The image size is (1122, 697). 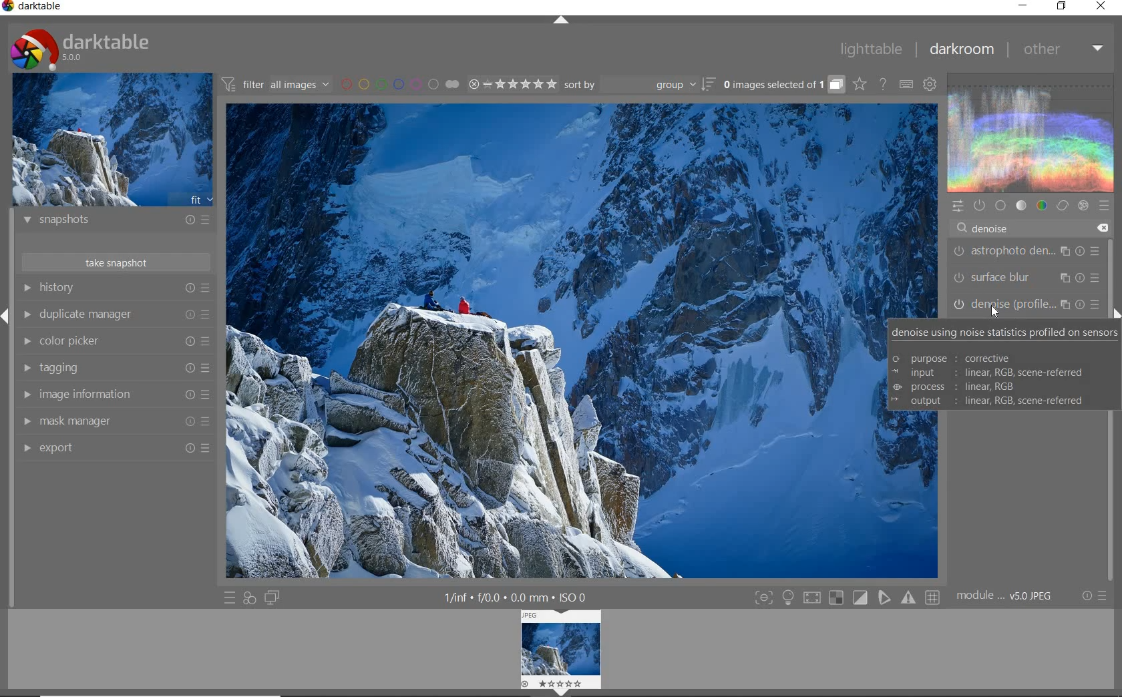 I want to click on base, so click(x=1000, y=205).